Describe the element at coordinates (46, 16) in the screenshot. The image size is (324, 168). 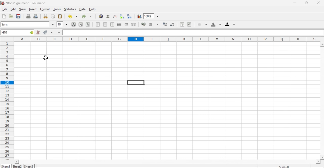
I see `Cut` at that location.